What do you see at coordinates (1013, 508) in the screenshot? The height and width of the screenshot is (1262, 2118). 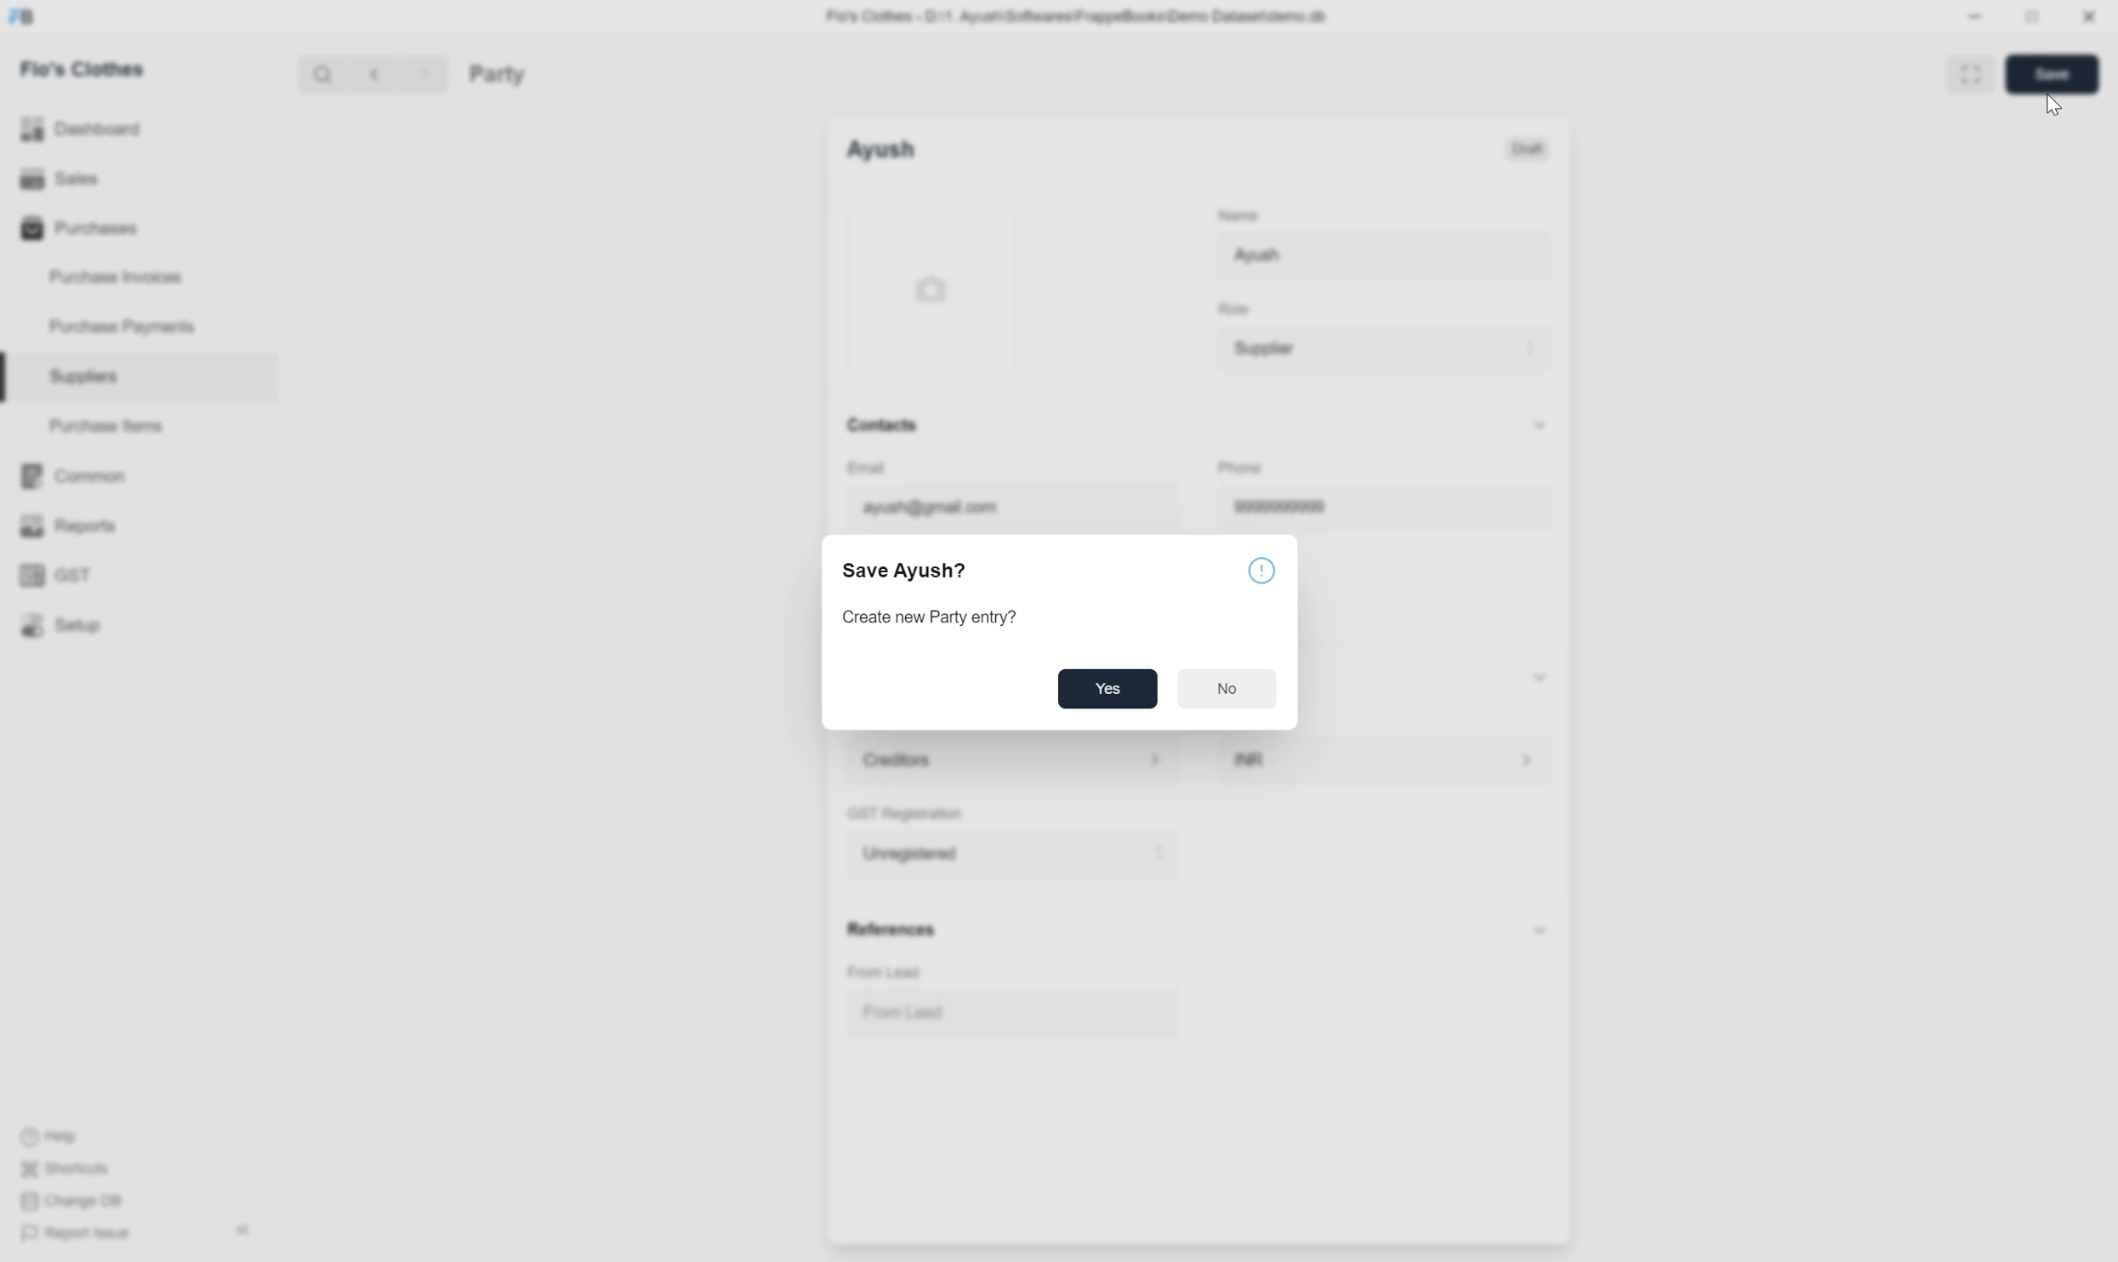 I see `ayush@gmail.com` at bounding box center [1013, 508].